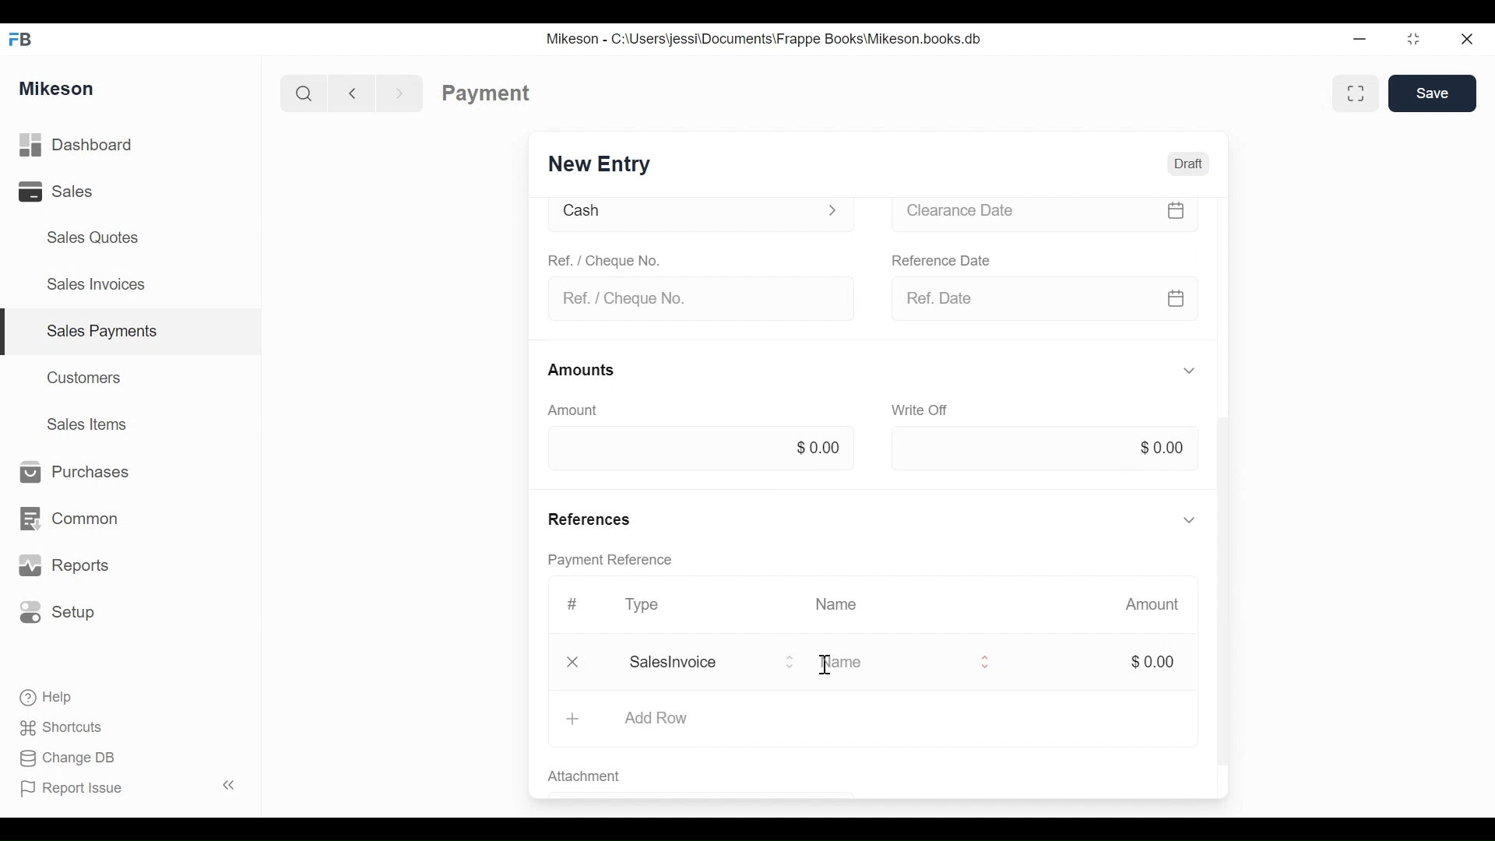 This screenshot has width=1495, height=841. What do you see at coordinates (359, 92) in the screenshot?
I see `Back` at bounding box center [359, 92].